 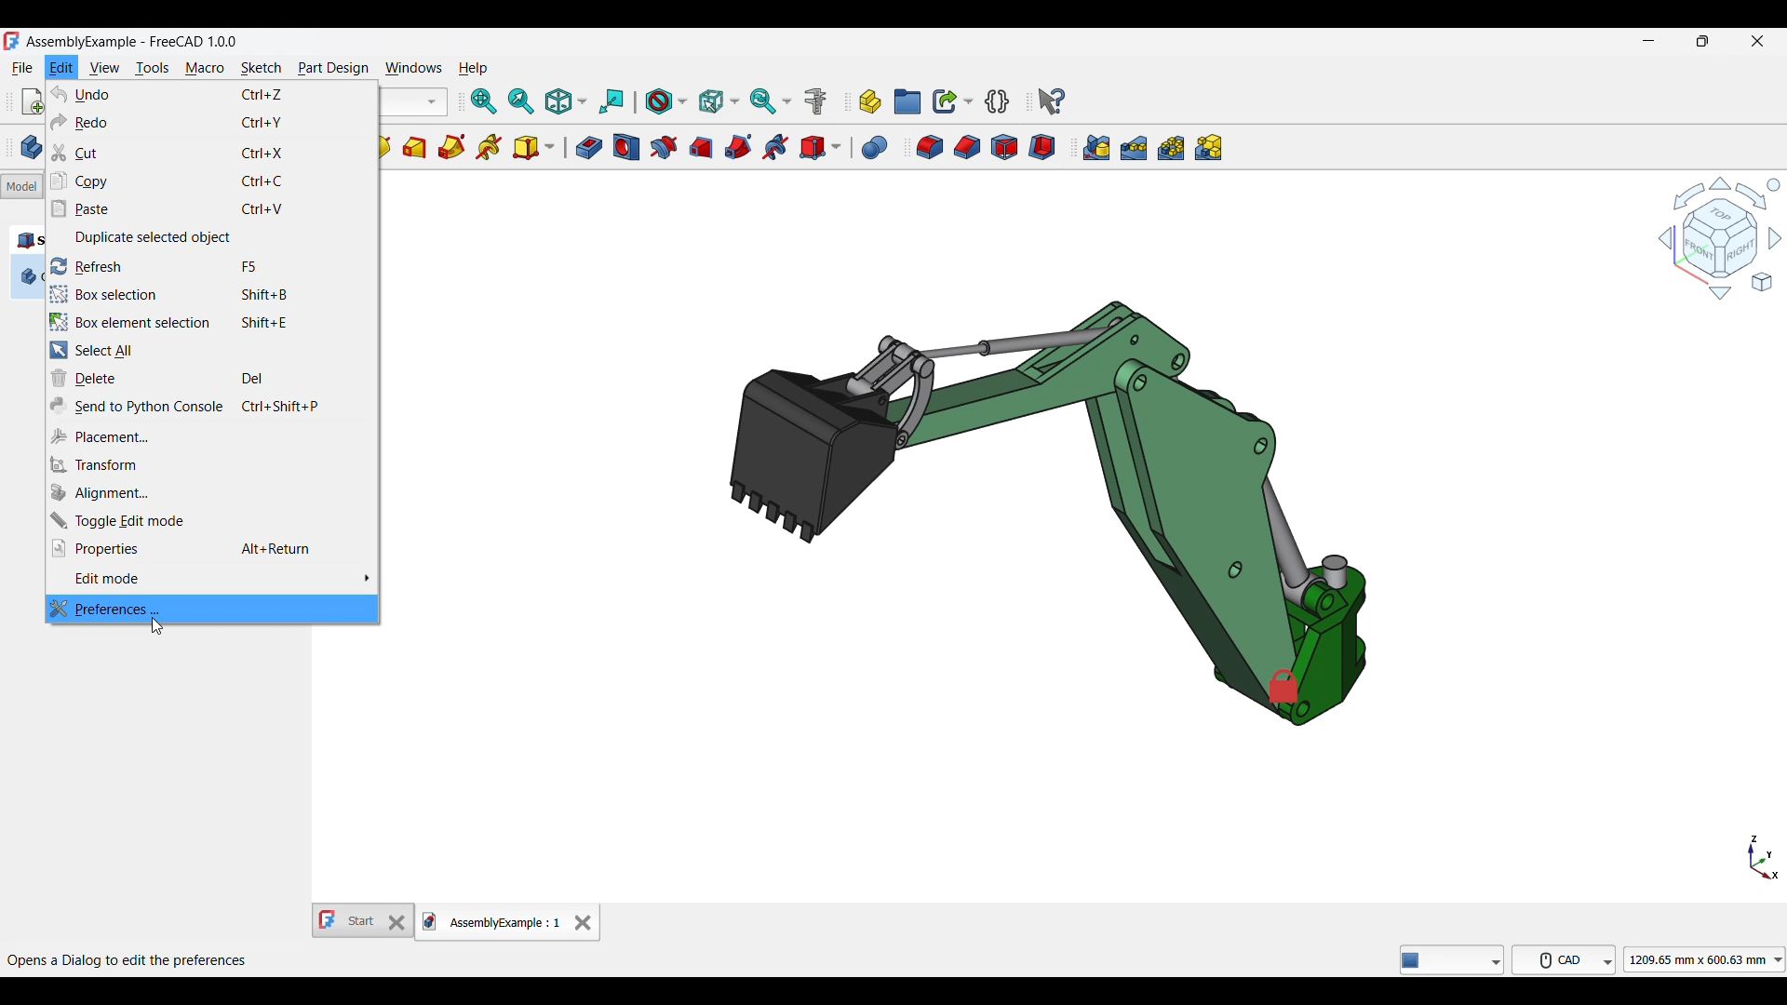 What do you see at coordinates (213, 266) in the screenshot?
I see `Refresh` at bounding box center [213, 266].